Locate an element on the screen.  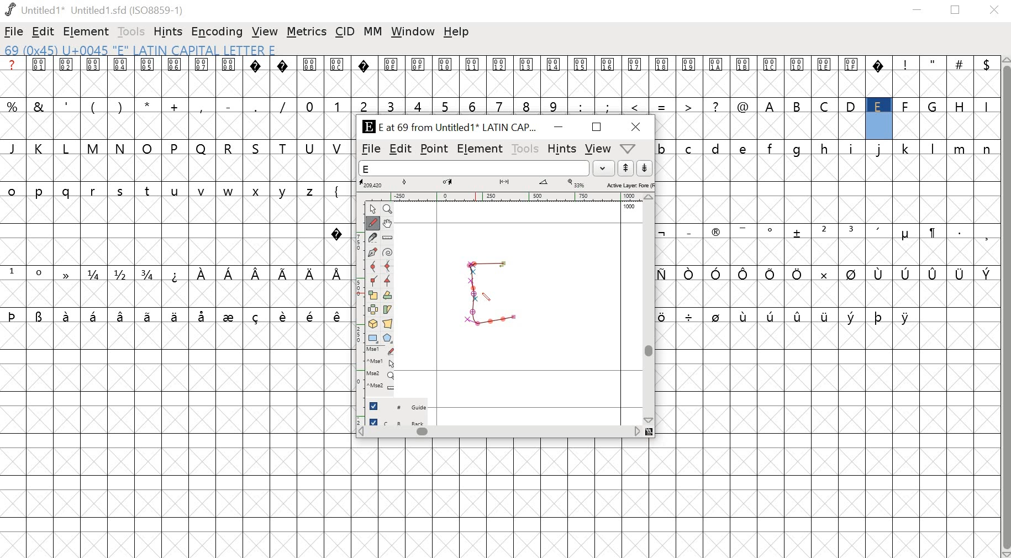
close is located at coordinates (994, 10).